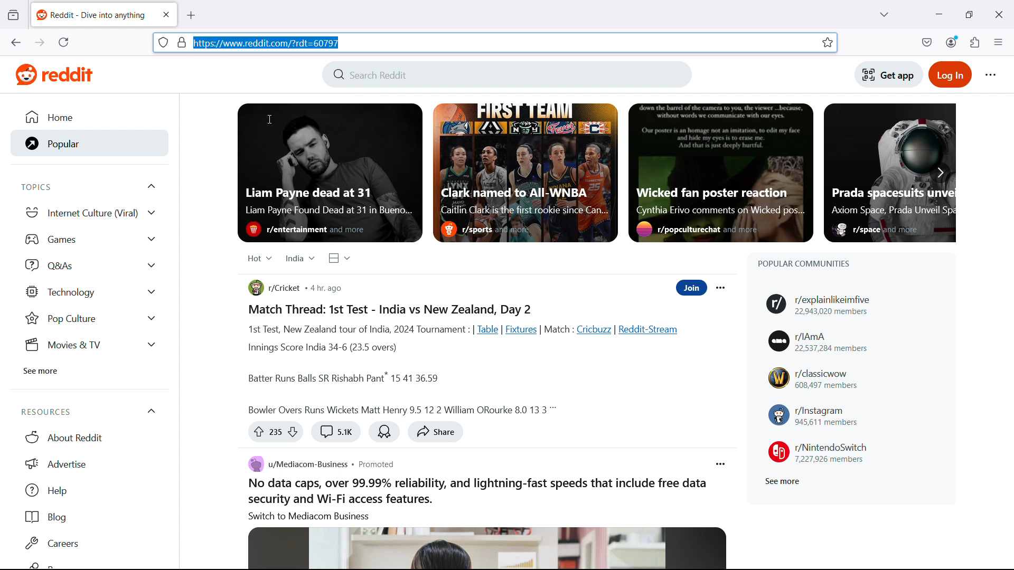 The image size is (1014, 570). What do you see at coordinates (975, 41) in the screenshot?
I see `extensions` at bounding box center [975, 41].